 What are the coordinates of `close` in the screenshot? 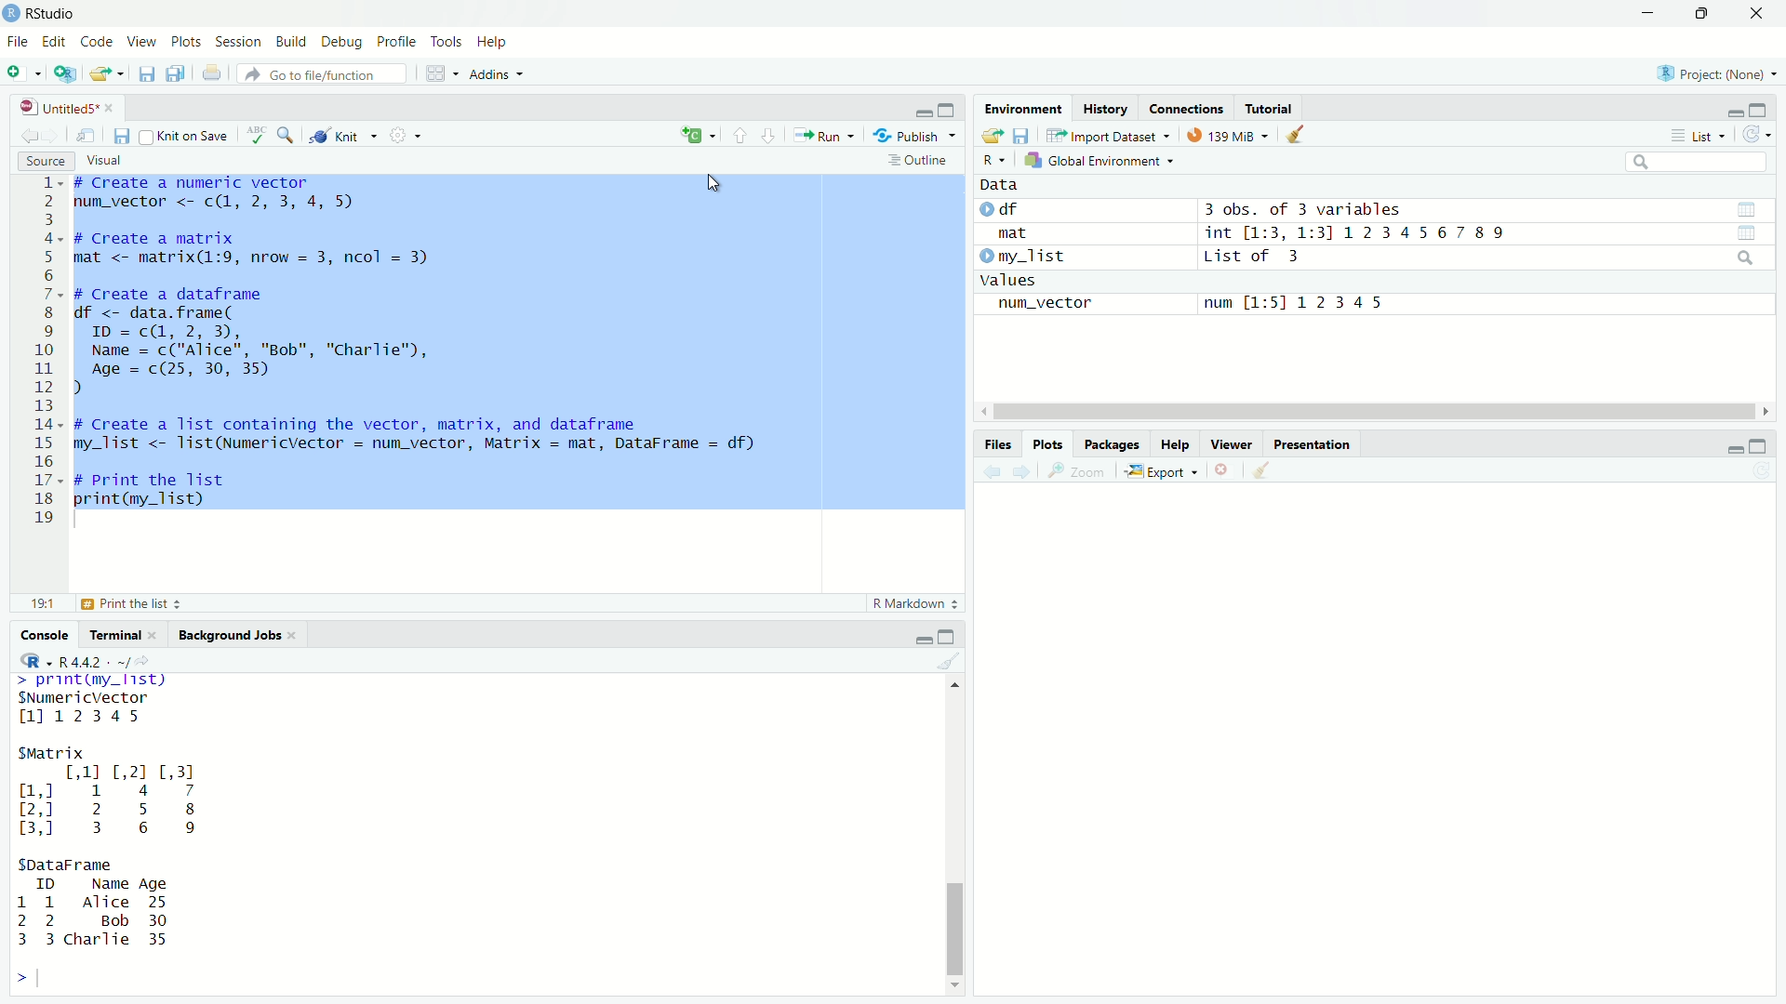 It's located at (1231, 471).